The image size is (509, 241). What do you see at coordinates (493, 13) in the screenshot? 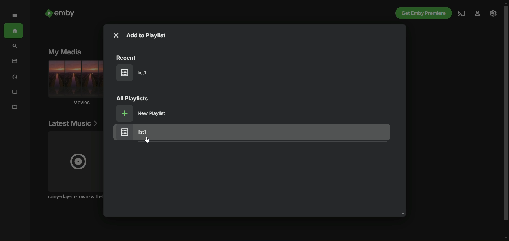
I see `manage emby server` at bounding box center [493, 13].